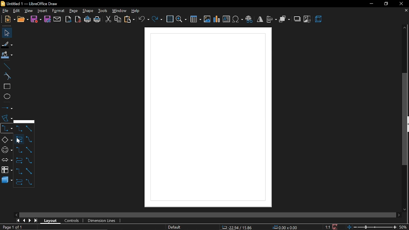 This screenshot has width=409, height=230. What do you see at coordinates (237, 19) in the screenshot?
I see `Insert symbol` at bounding box center [237, 19].